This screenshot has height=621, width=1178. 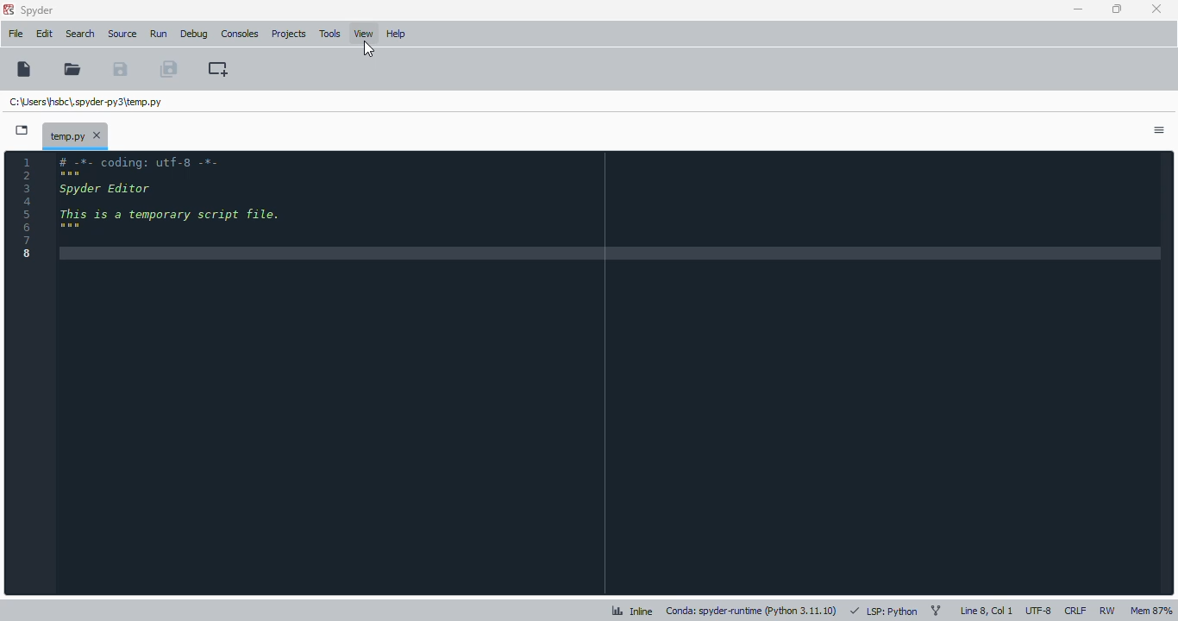 I want to click on temporary file, so click(x=75, y=135).